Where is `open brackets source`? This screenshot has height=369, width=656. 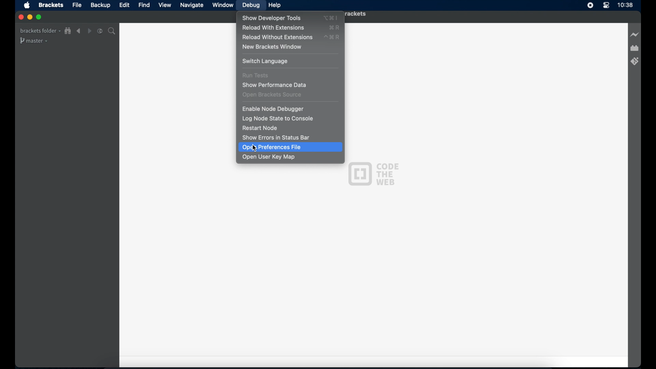
open brackets source is located at coordinates (272, 95).